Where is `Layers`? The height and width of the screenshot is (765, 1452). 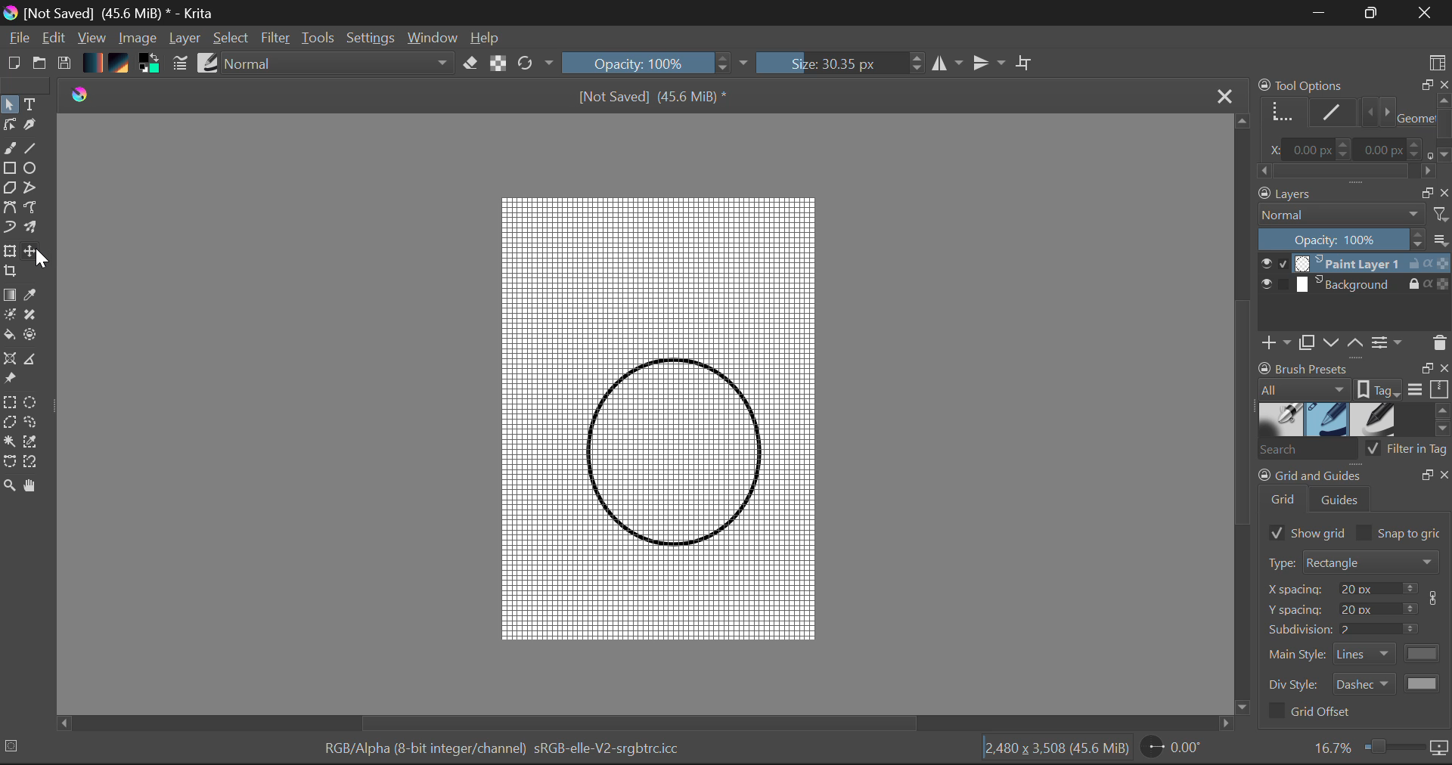
Layers is located at coordinates (1355, 276).